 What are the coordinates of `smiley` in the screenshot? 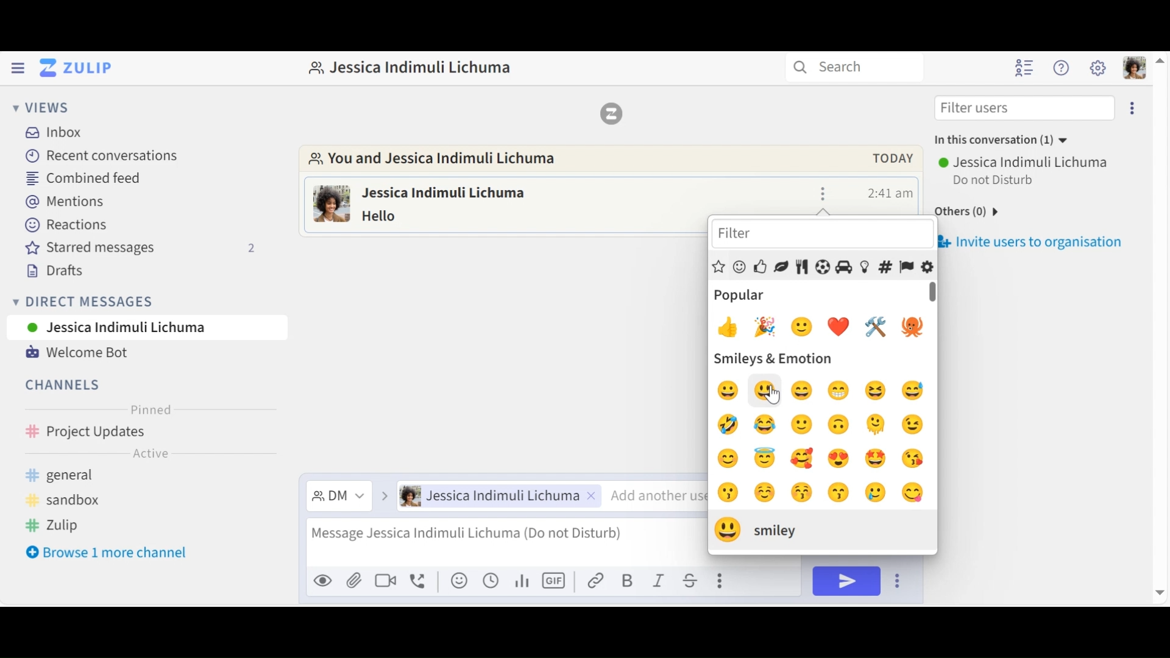 It's located at (767, 389).